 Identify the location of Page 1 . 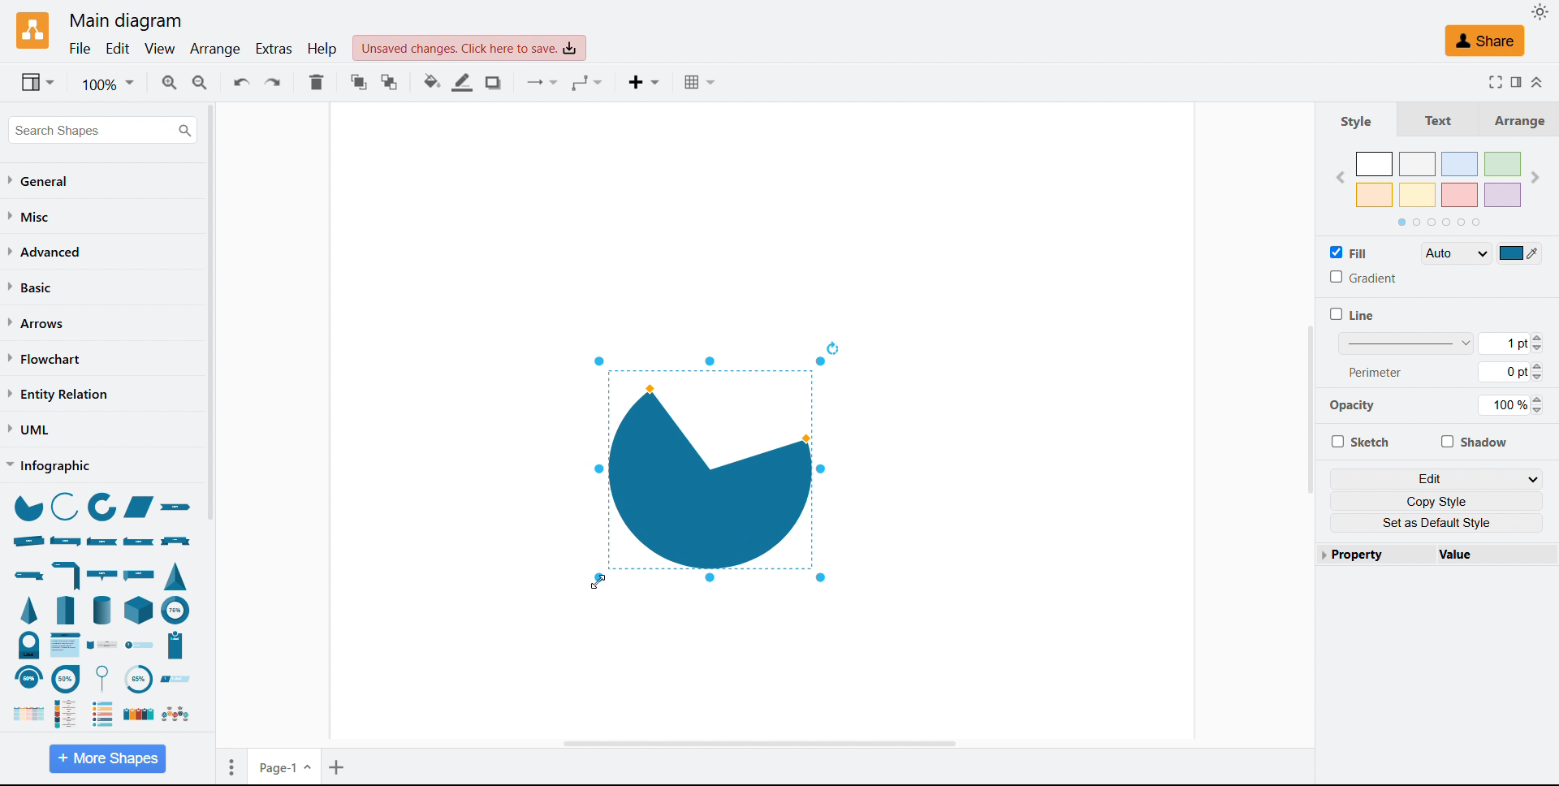
(286, 766).